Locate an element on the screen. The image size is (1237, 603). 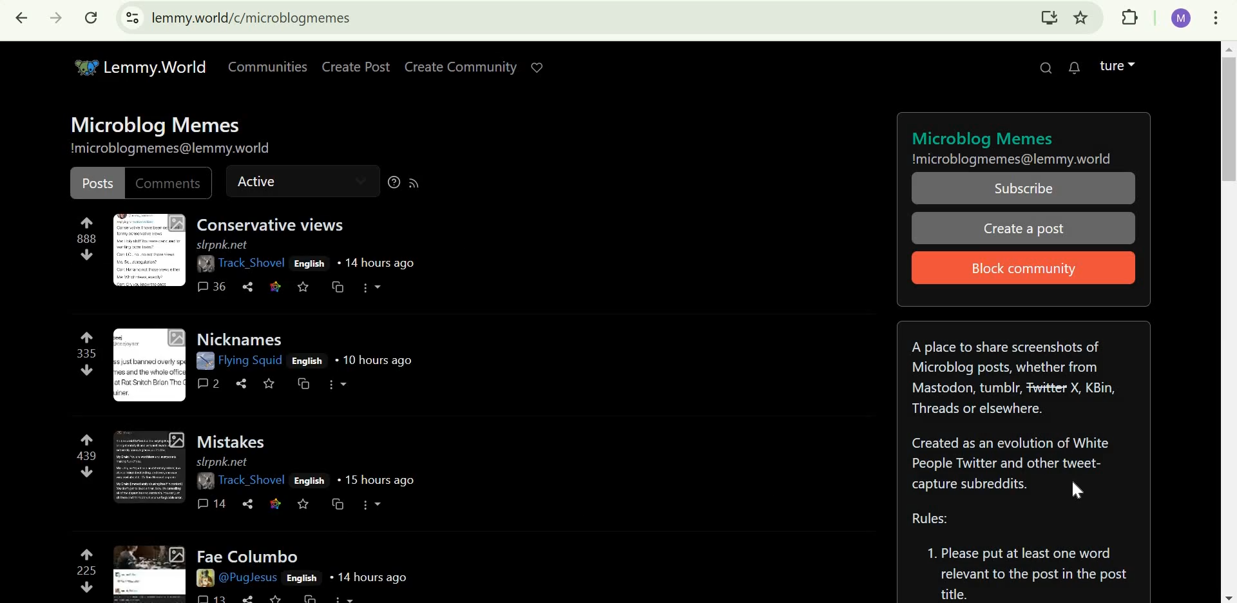
mistakes is located at coordinates (236, 440).